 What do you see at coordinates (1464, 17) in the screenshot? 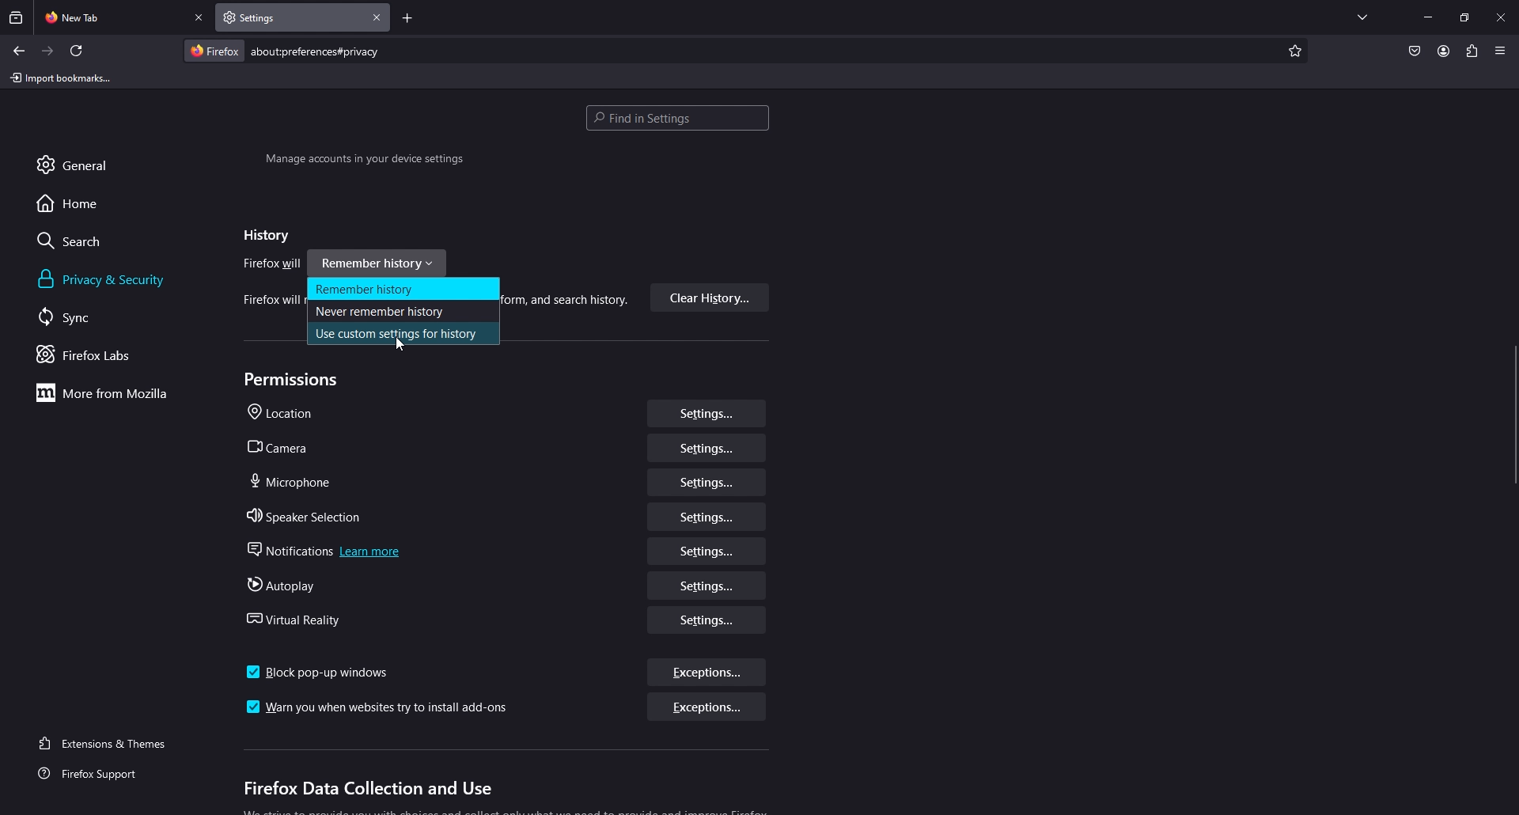
I see `resize` at bounding box center [1464, 17].